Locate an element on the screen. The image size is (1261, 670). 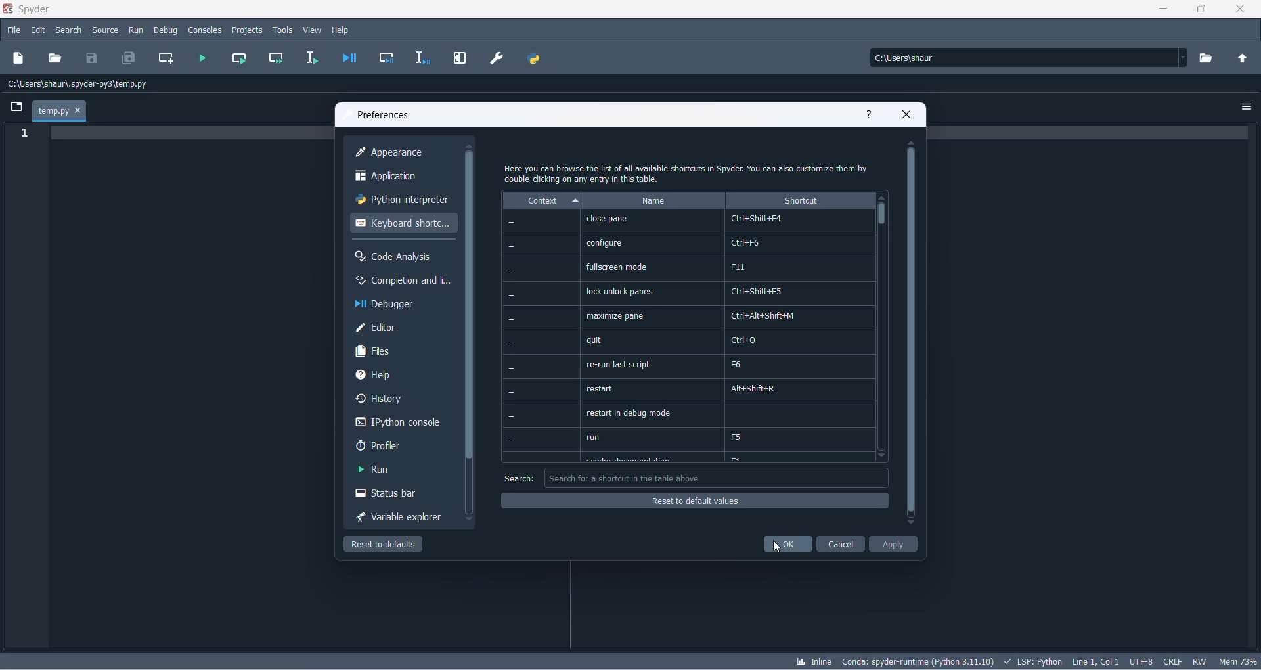
options is located at coordinates (1246, 107).